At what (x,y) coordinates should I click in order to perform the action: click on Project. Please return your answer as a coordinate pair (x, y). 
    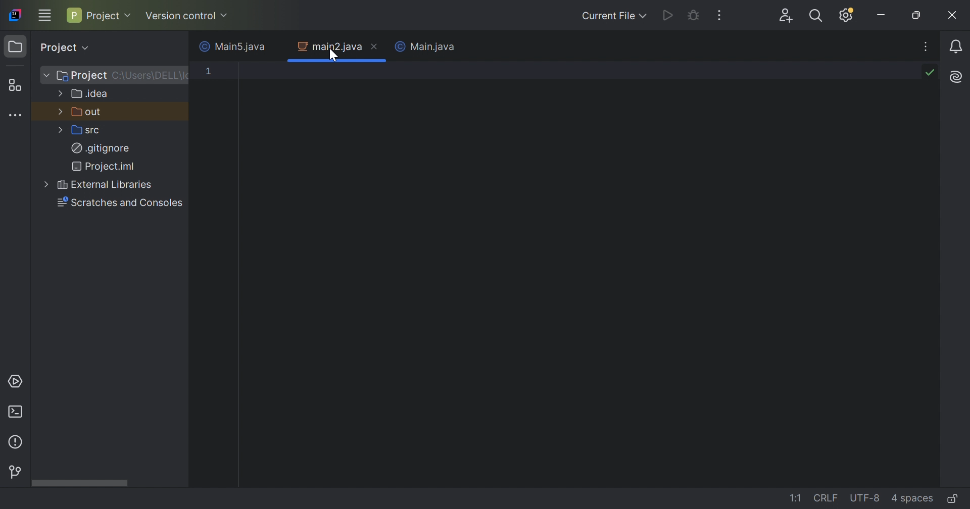
    Looking at the image, I should click on (63, 47).